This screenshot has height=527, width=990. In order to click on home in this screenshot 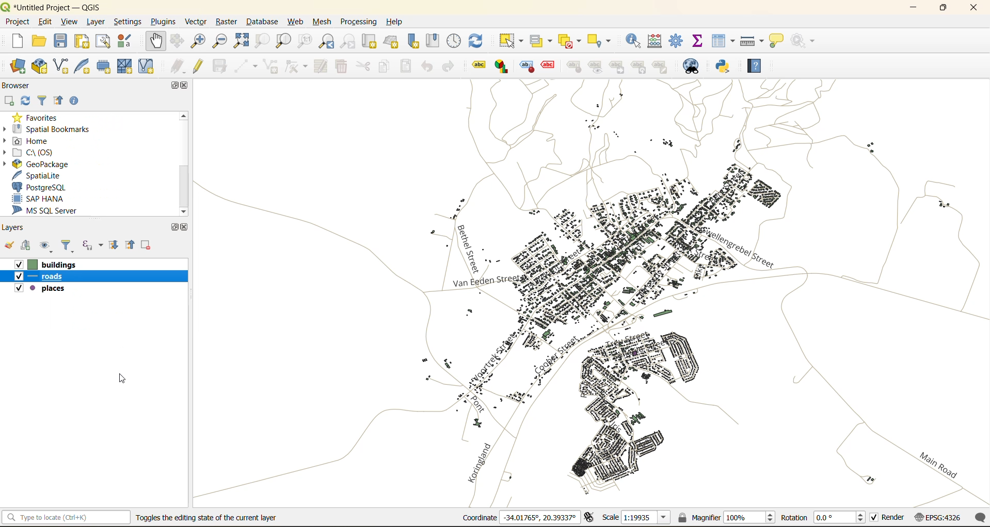, I will do `click(30, 141)`.